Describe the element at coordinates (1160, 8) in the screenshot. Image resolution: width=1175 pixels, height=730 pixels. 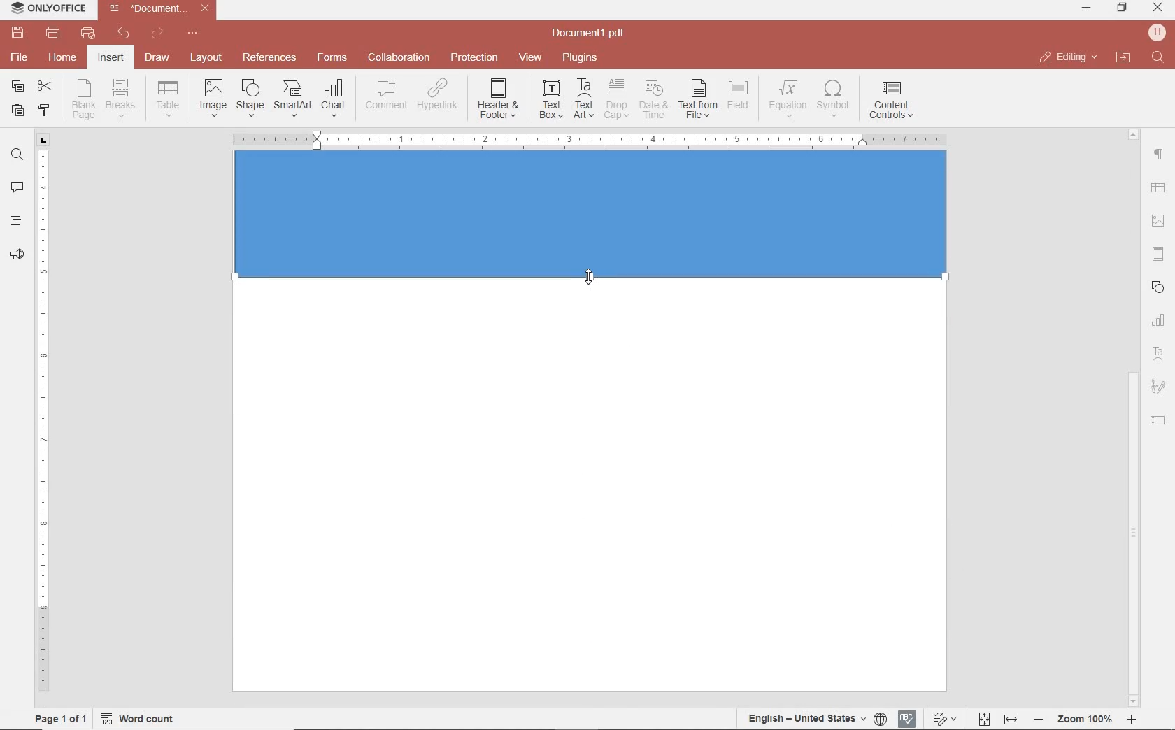
I see `minimize ,restore ,close` at that location.